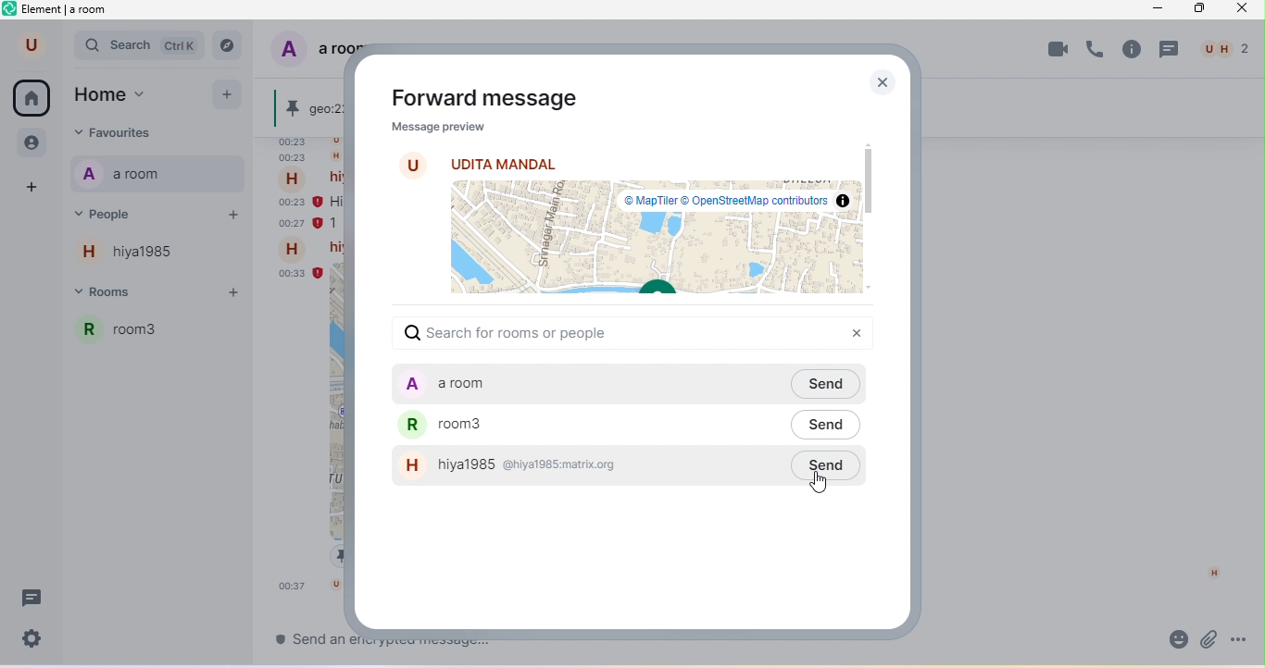  What do you see at coordinates (129, 175) in the screenshot?
I see `a room` at bounding box center [129, 175].